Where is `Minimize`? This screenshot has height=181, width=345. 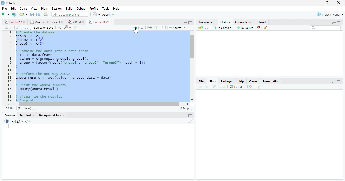 Minimize is located at coordinates (185, 23).